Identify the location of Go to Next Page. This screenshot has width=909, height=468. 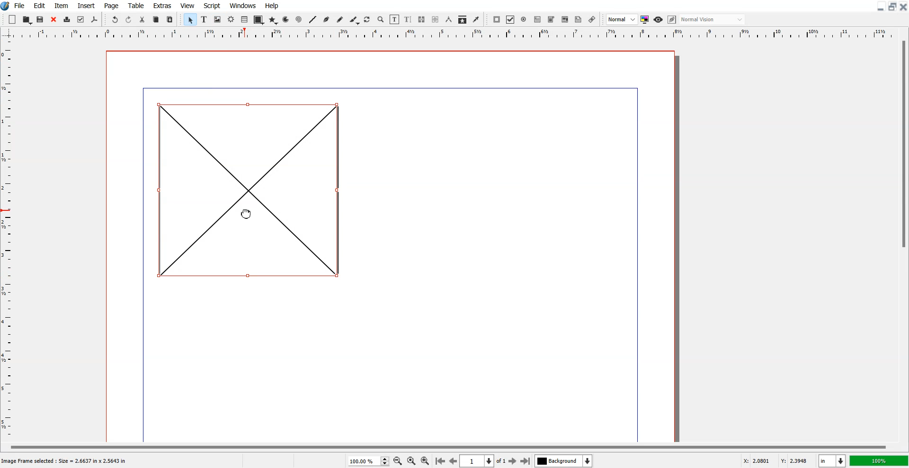
(514, 461).